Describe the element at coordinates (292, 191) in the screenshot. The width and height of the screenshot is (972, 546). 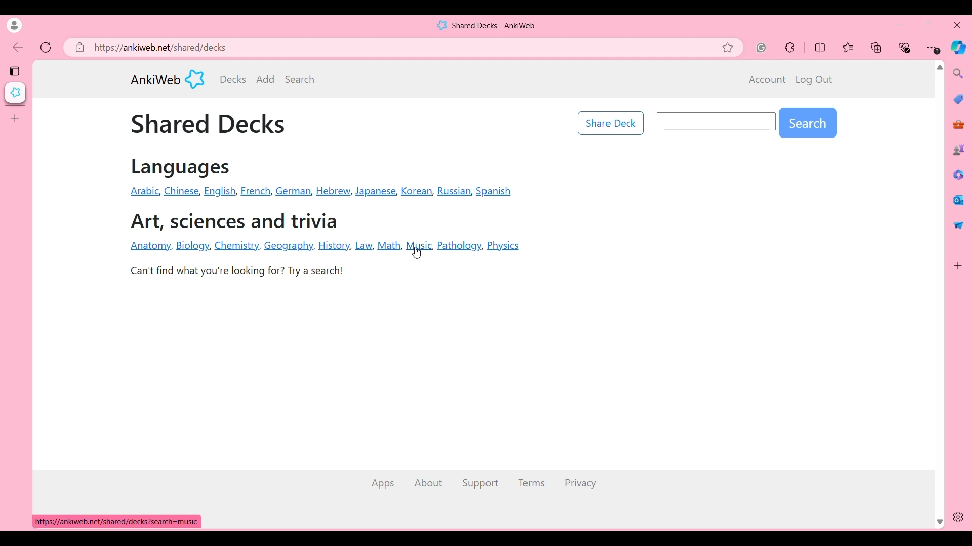
I see `German` at that location.